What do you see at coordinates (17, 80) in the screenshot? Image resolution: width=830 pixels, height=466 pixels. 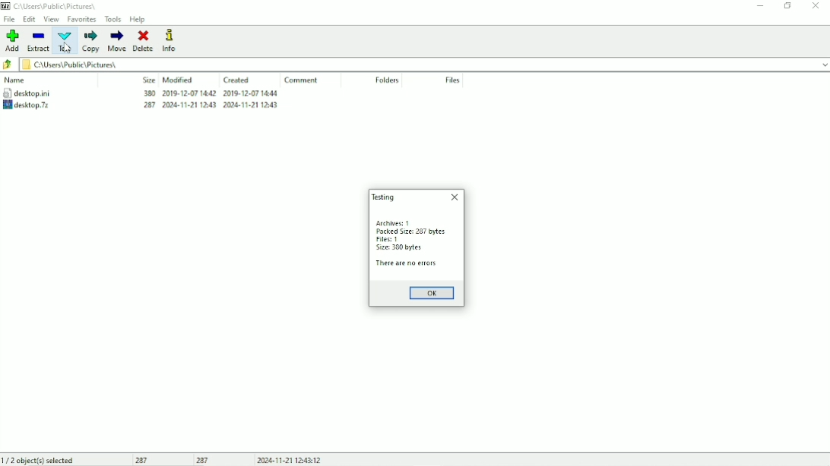 I see `Name` at bounding box center [17, 80].